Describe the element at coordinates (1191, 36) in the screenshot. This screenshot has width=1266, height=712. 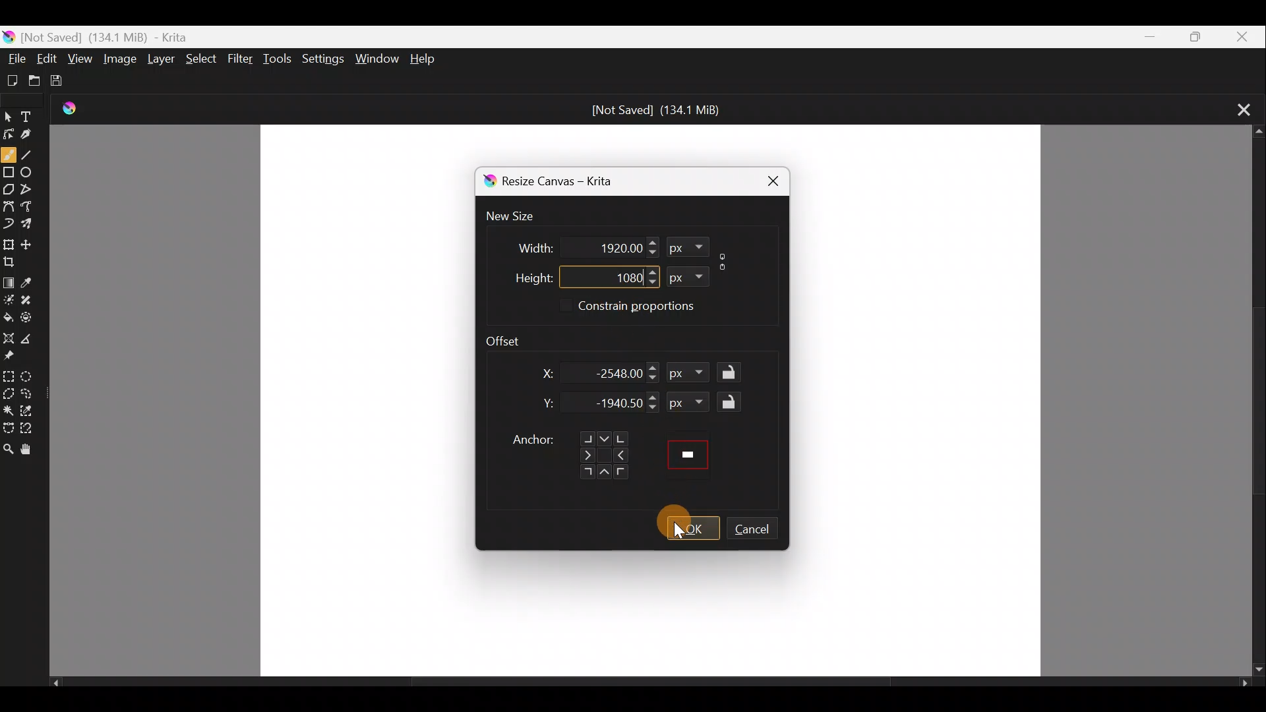
I see `Maximize` at that location.